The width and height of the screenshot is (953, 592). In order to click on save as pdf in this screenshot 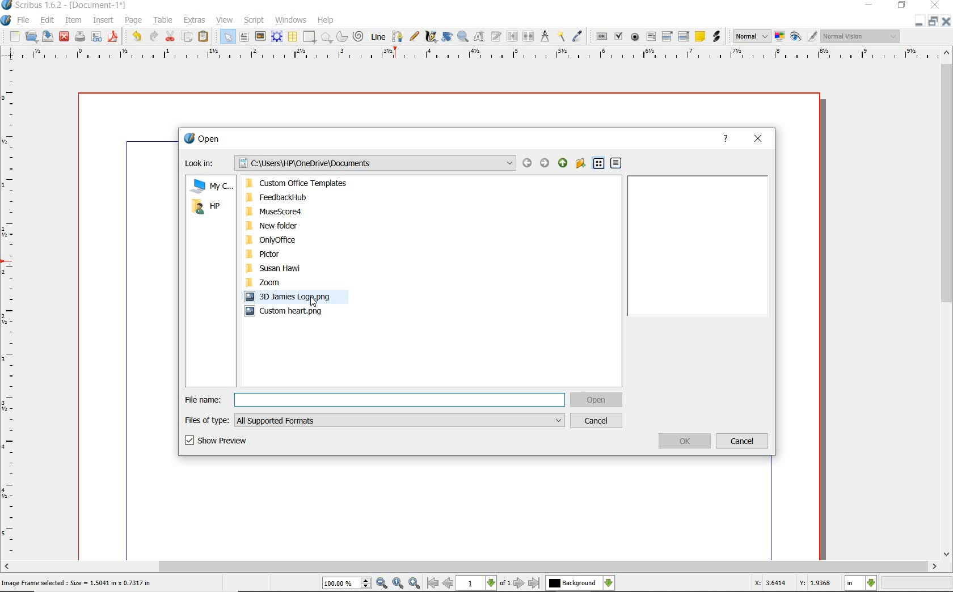, I will do `click(112, 36)`.